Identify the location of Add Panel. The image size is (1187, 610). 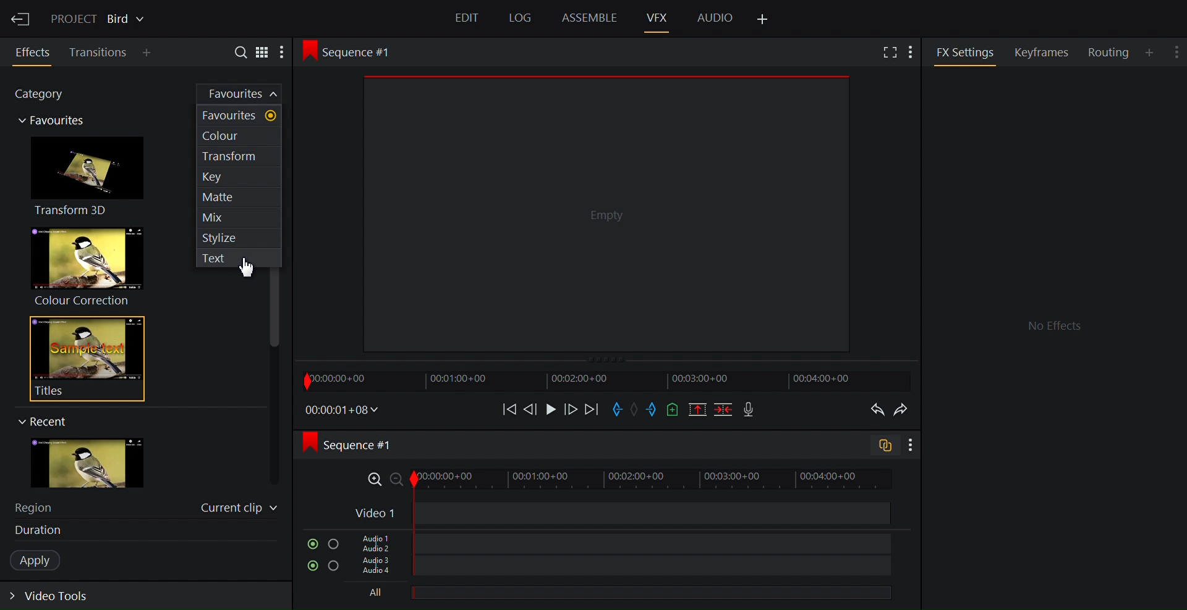
(1151, 52).